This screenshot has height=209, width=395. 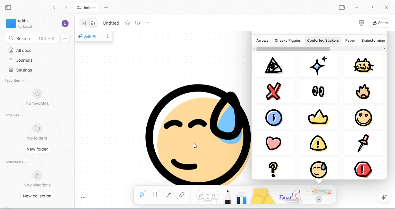 What do you see at coordinates (276, 91) in the screenshot?
I see `close` at bounding box center [276, 91].